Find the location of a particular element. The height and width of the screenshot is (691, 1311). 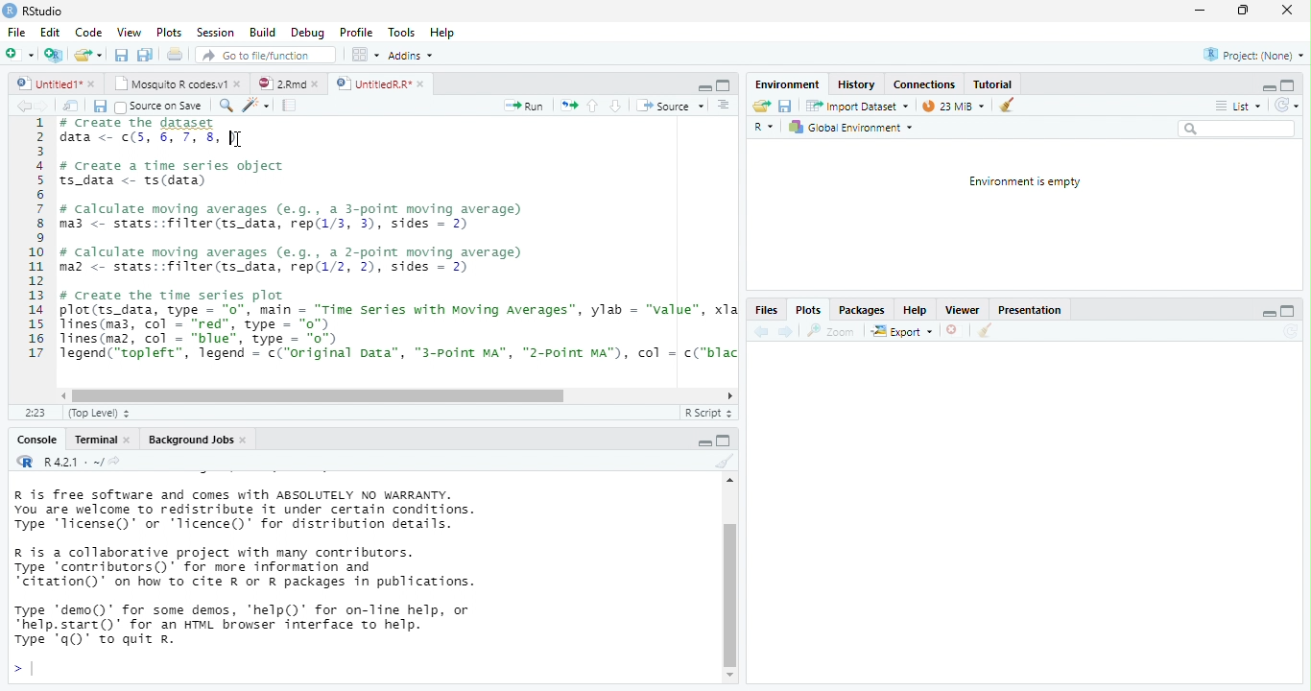

Project: (None) is located at coordinates (1254, 56).